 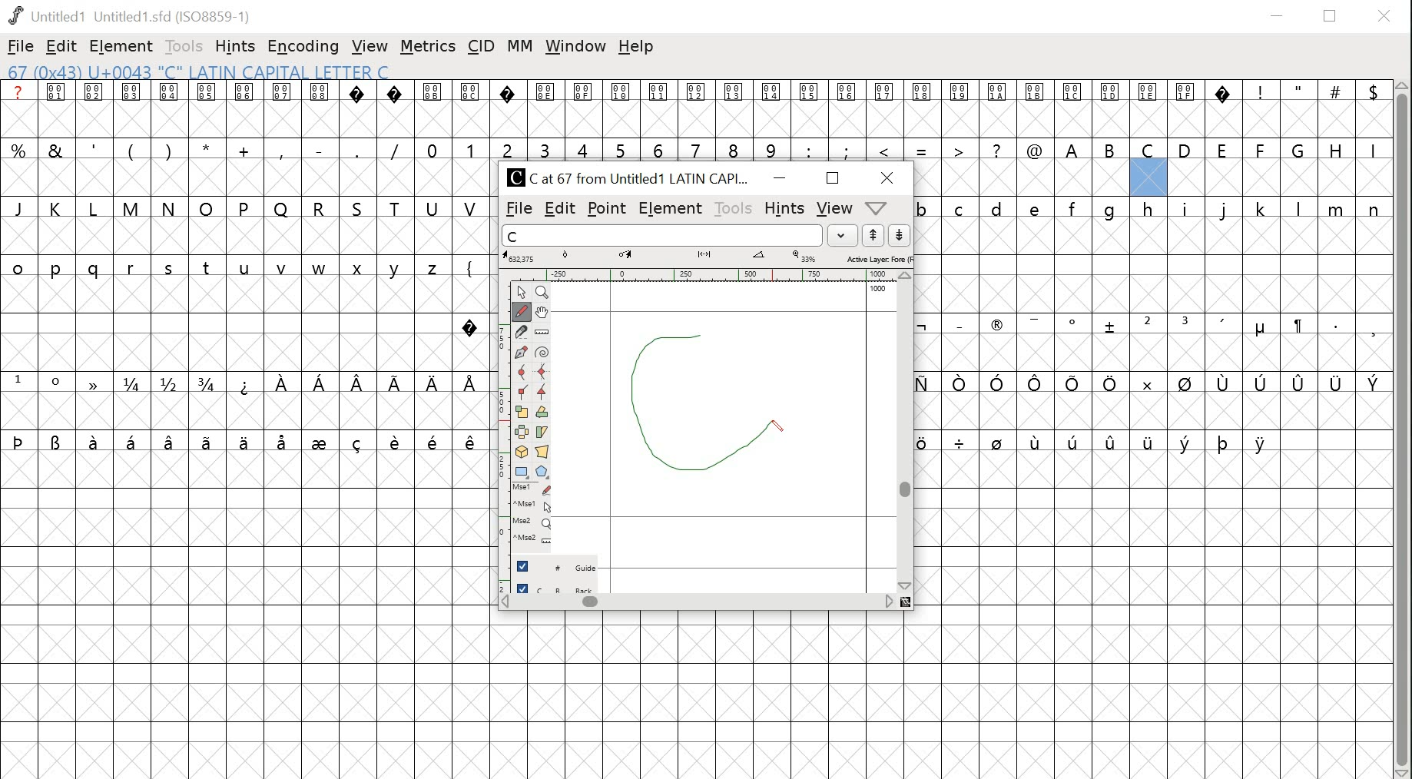 I want to click on tools, so click(x=734, y=206).